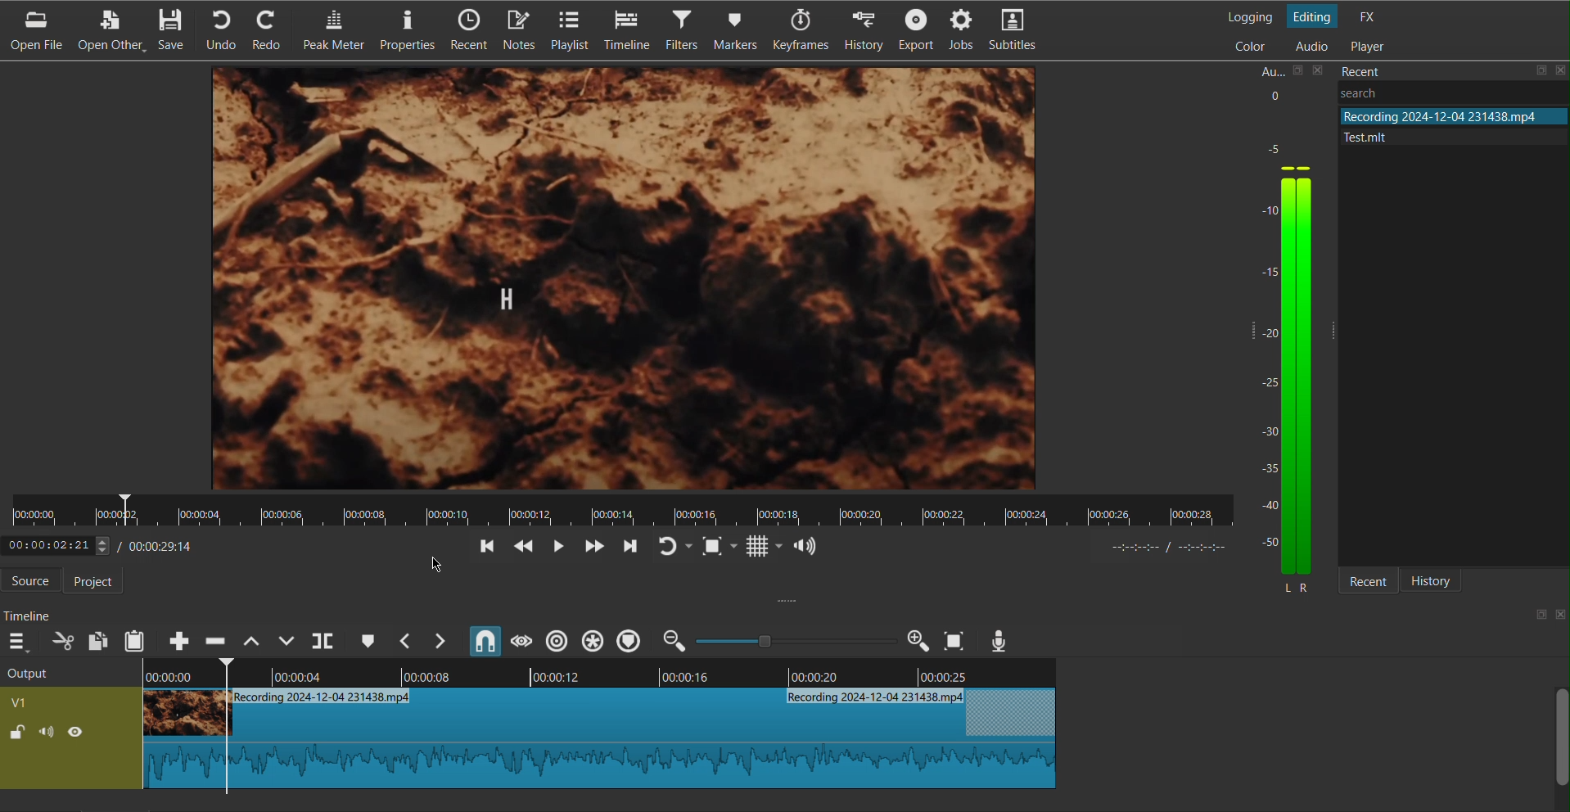 This screenshot has height=812, width=1570. Describe the element at coordinates (866, 33) in the screenshot. I see `History` at that location.